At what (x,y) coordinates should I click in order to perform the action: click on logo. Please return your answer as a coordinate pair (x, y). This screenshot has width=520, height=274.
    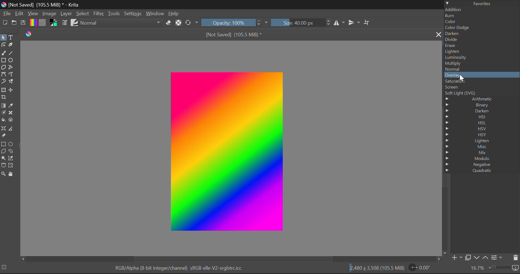
    Looking at the image, I should click on (4, 5).